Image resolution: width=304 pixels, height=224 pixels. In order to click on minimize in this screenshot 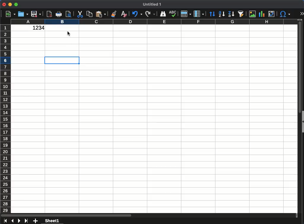, I will do `click(10, 4)`.